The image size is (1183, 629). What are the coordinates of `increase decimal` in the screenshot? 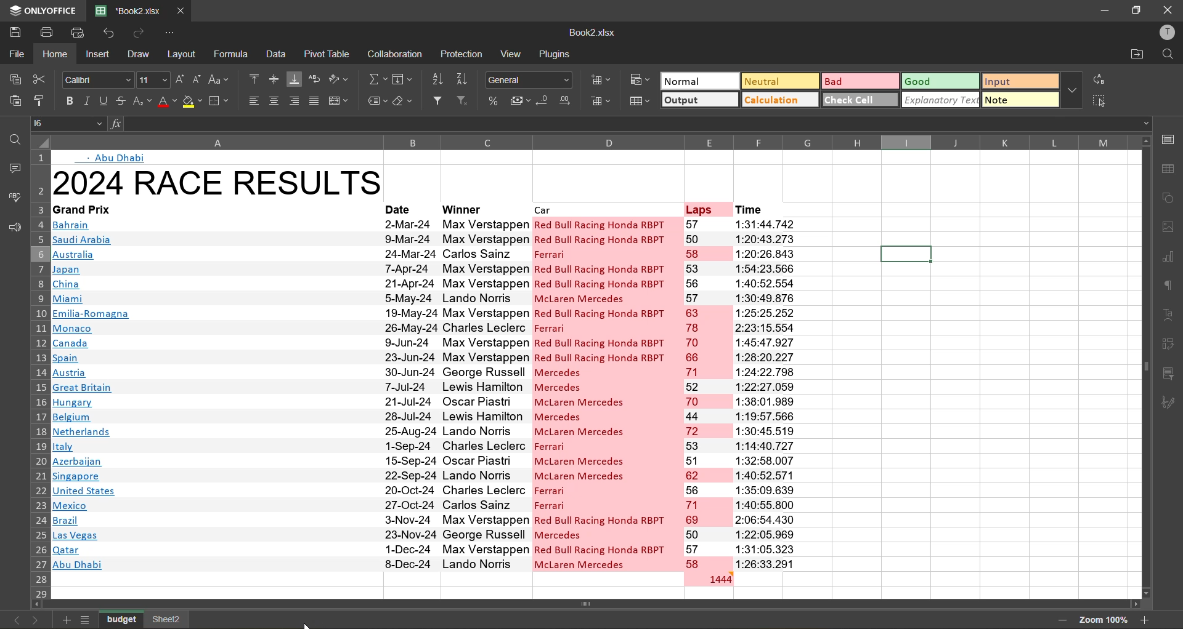 It's located at (568, 101).